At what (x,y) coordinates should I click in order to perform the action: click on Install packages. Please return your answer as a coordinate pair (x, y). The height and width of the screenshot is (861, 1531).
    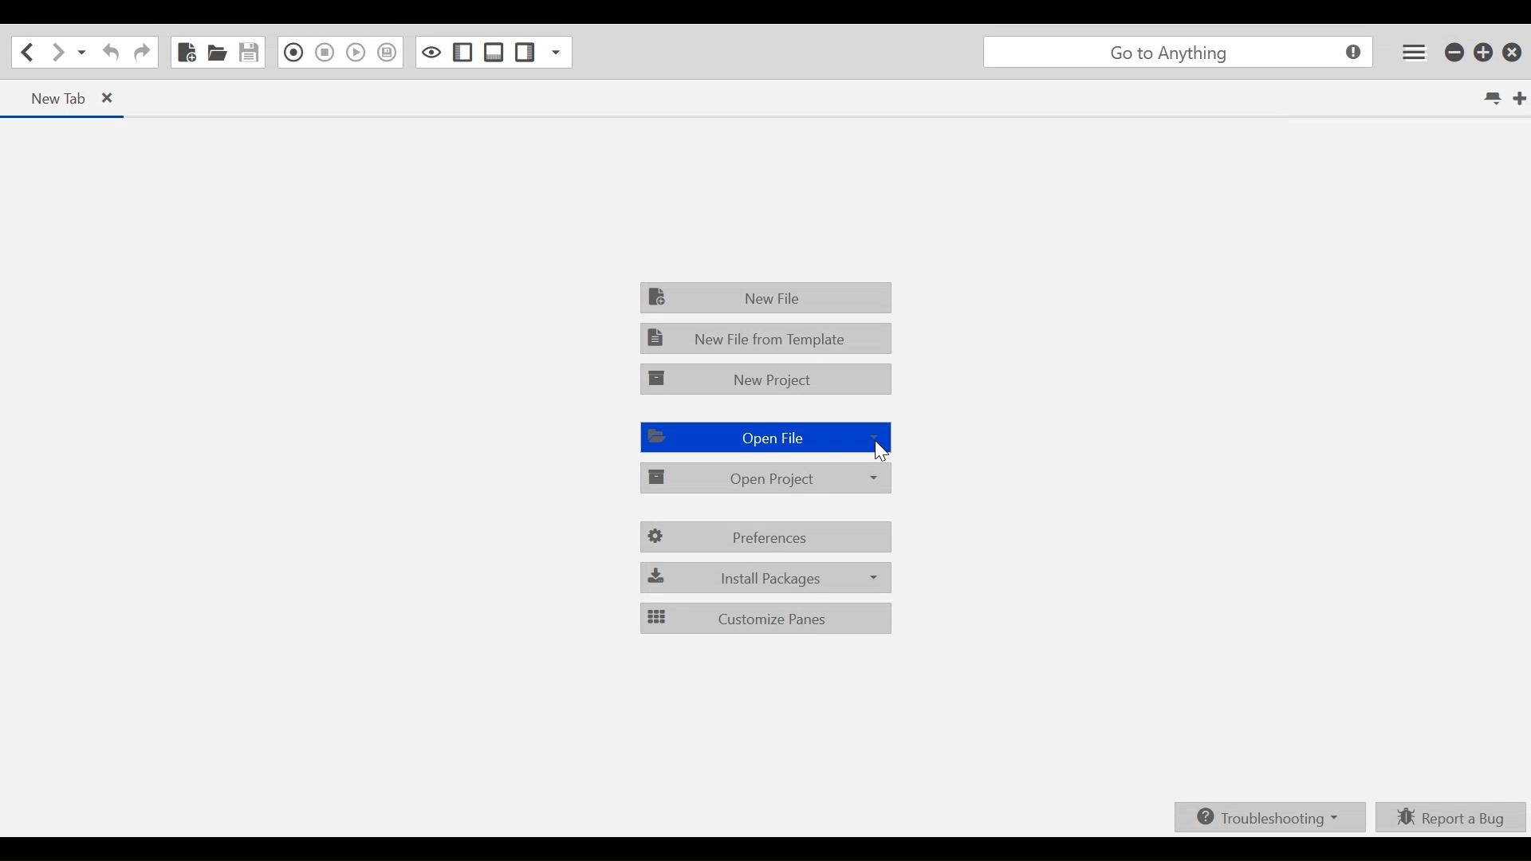
    Looking at the image, I should click on (764, 576).